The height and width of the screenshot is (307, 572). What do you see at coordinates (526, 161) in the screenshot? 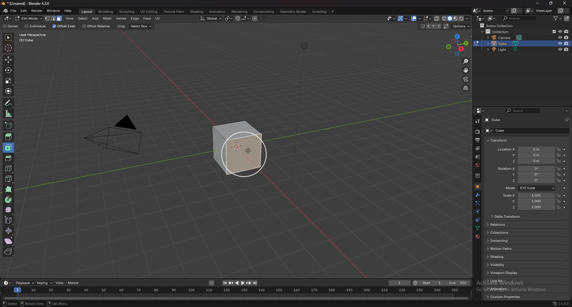
I see `location z` at bounding box center [526, 161].